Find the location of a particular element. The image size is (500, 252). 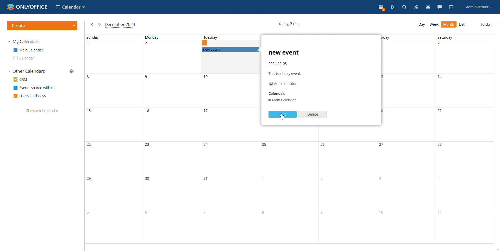

present is located at coordinates (382, 8).